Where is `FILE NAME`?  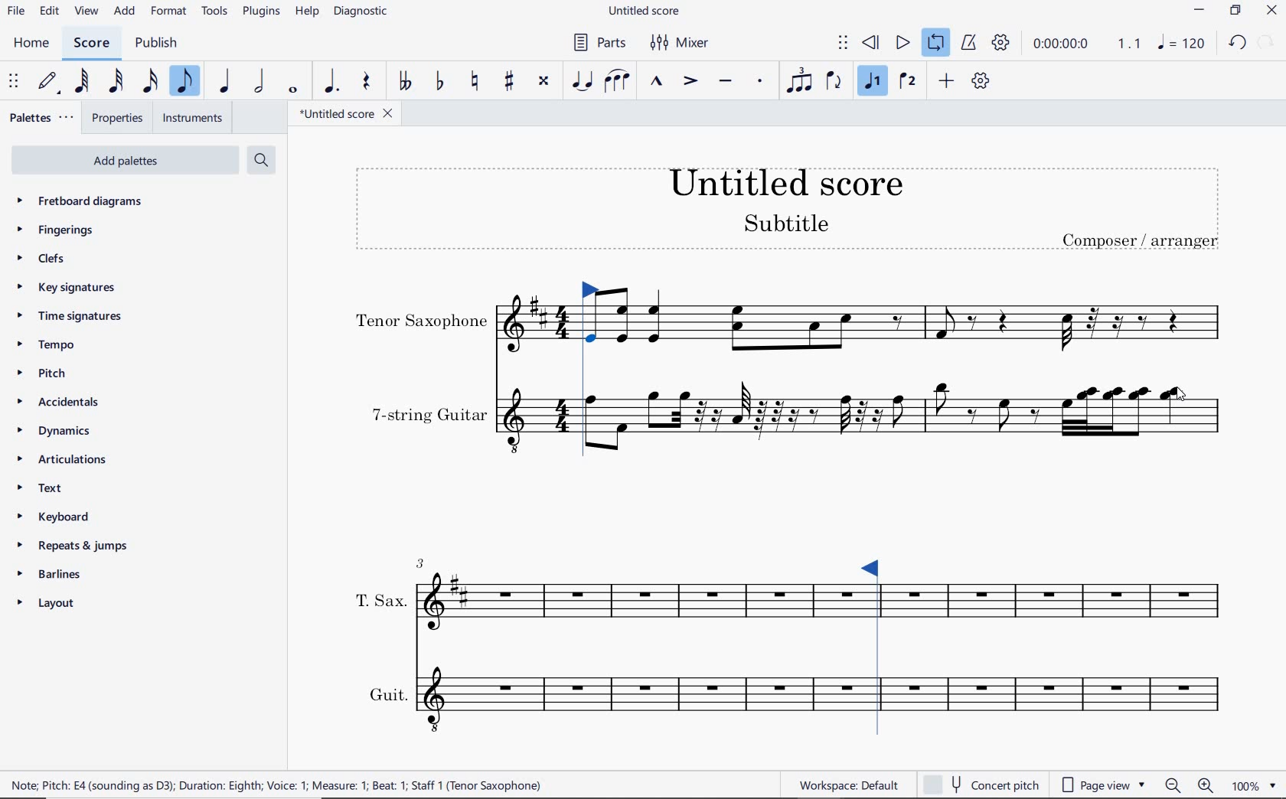 FILE NAME is located at coordinates (348, 116).